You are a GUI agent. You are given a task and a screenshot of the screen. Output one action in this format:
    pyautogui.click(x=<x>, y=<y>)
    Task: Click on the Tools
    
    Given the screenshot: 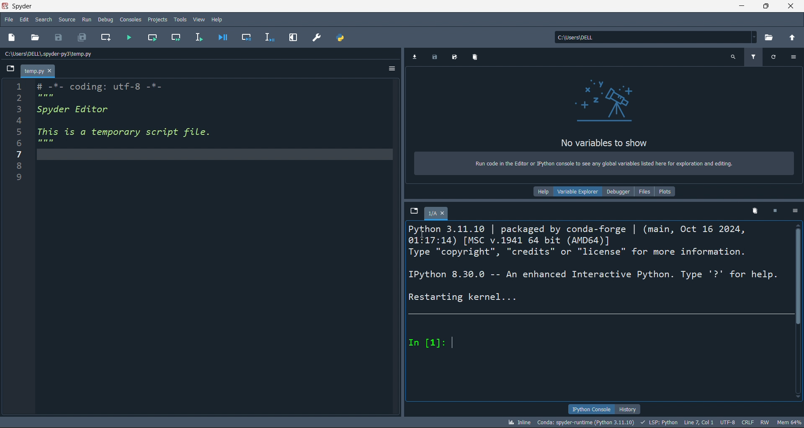 What is the action you would take?
    pyautogui.click(x=179, y=20)
    